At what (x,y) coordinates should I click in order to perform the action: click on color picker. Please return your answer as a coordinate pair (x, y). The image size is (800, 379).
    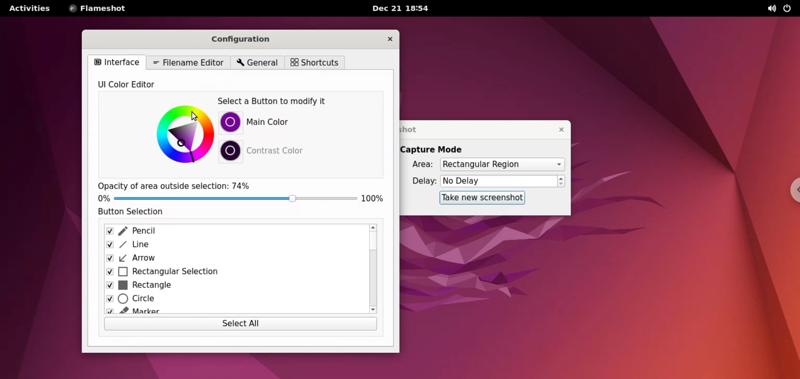
    Looking at the image, I should click on (182, 136).